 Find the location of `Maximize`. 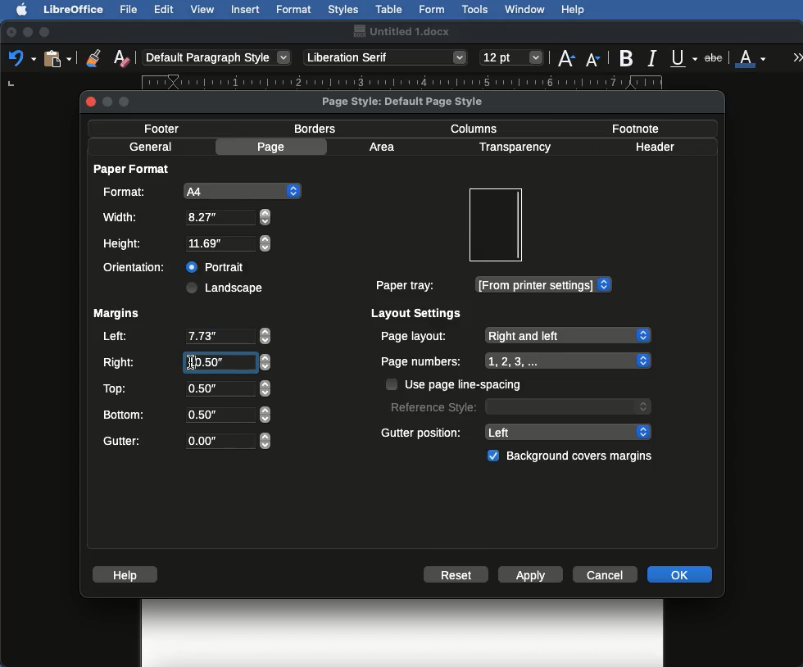

Maximize is located at coordinates (46, 32).